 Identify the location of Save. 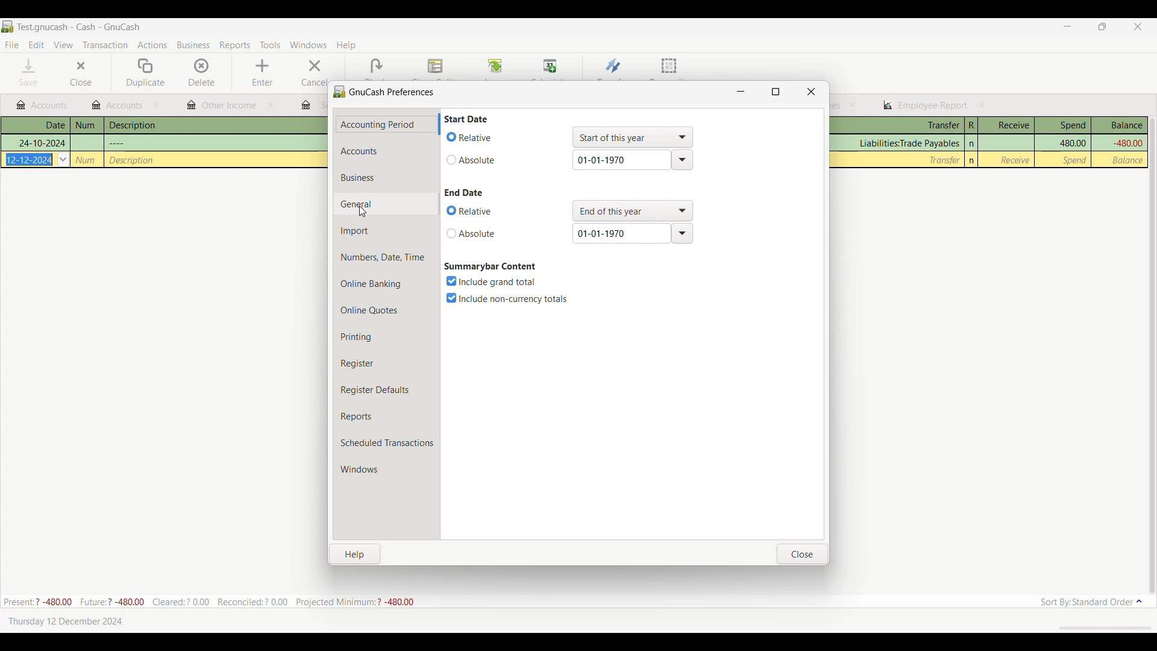
(29, 72).